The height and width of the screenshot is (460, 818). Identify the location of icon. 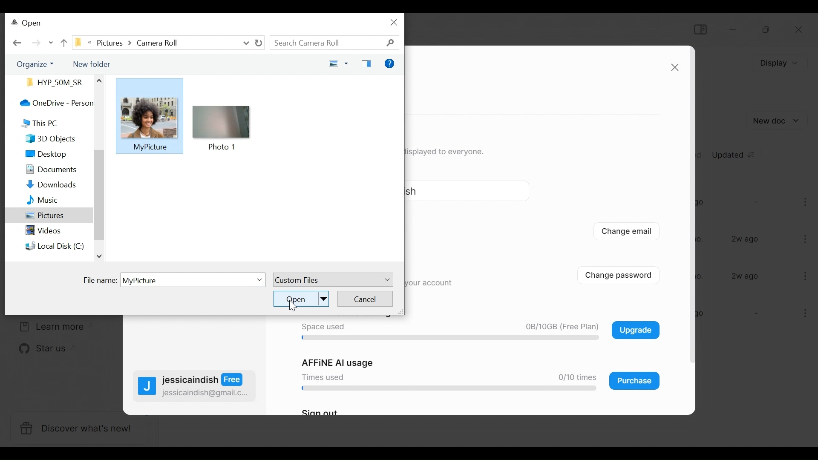
(222, 122).